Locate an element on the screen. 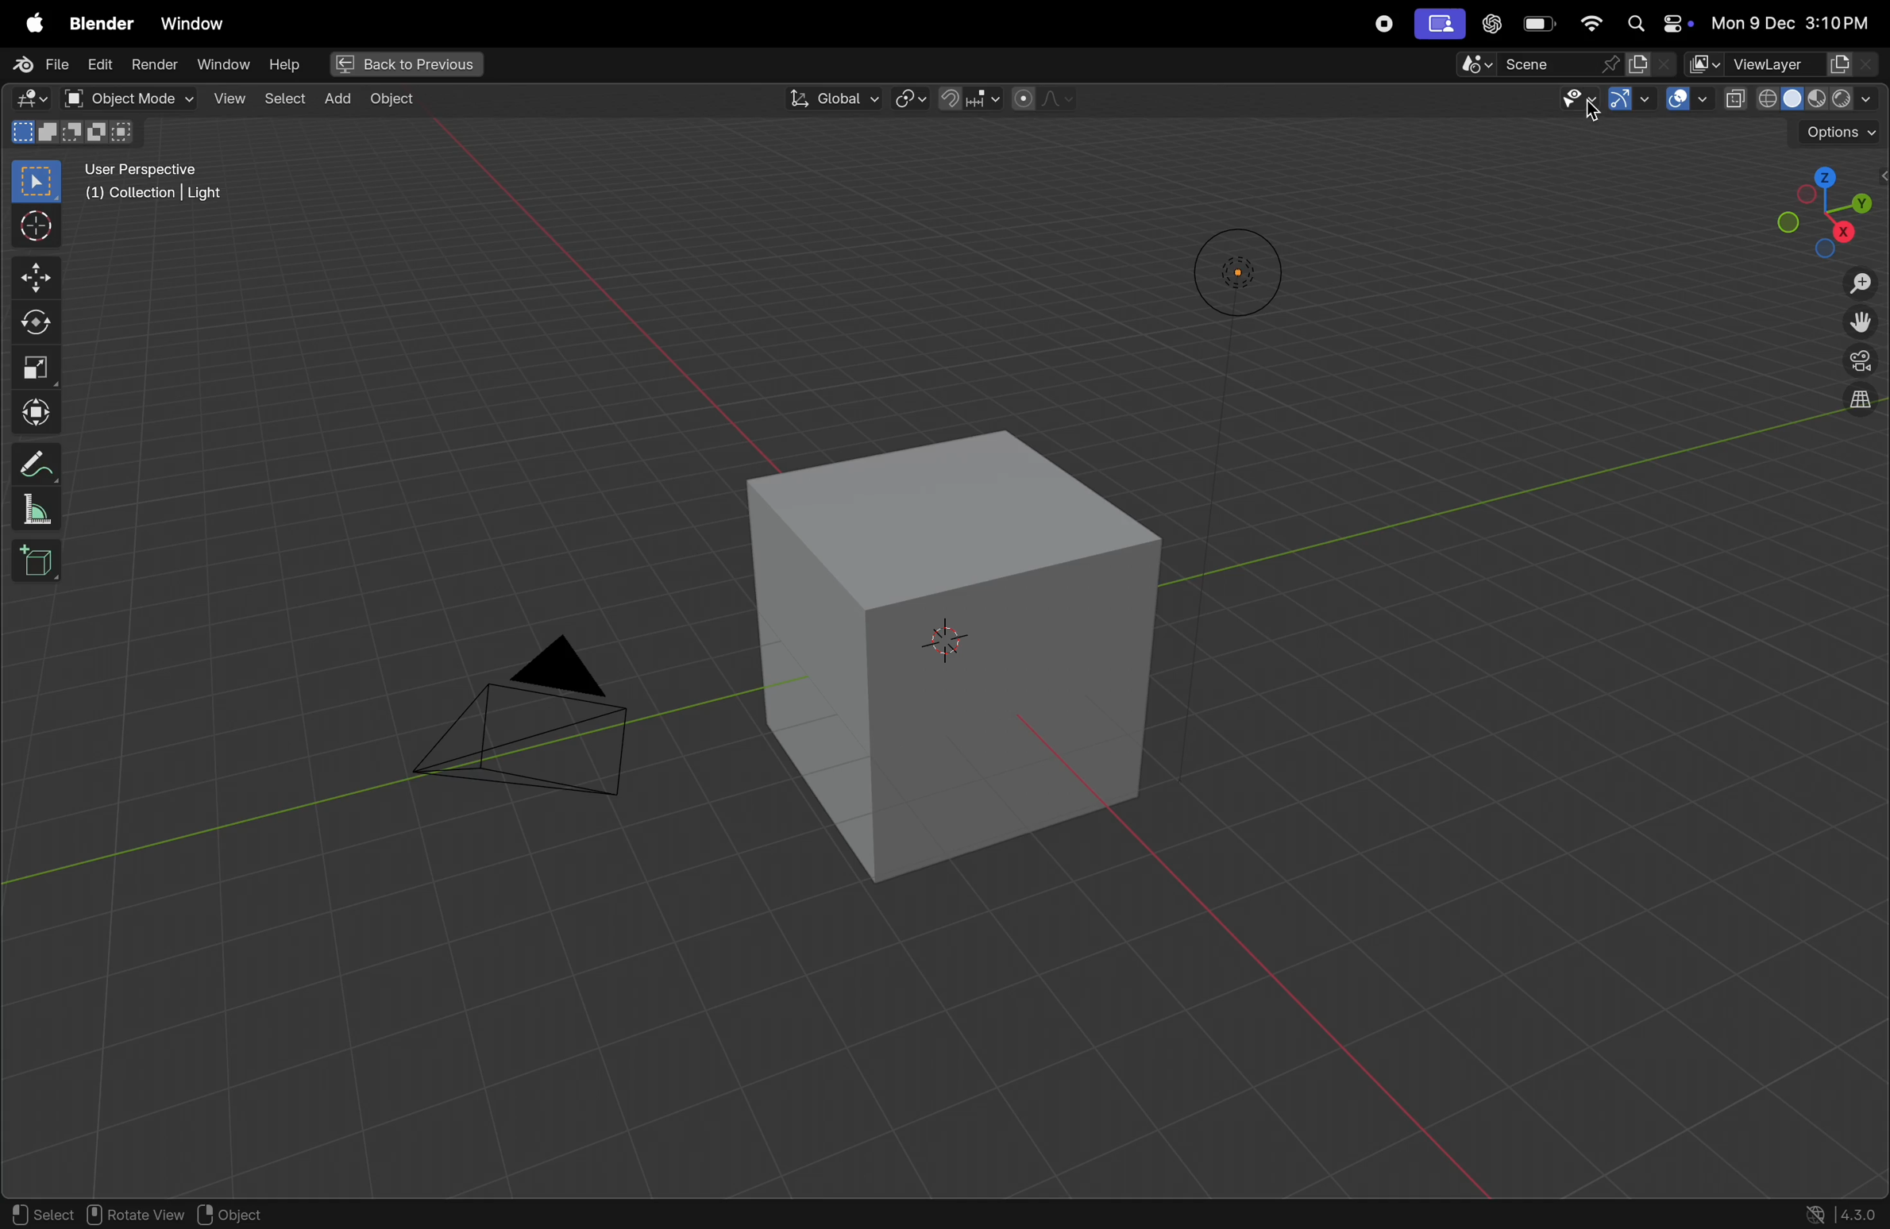 Image resolution: width=1890 pixels, height=1229 pixels. view shading is located at coordinates (1802, 99).